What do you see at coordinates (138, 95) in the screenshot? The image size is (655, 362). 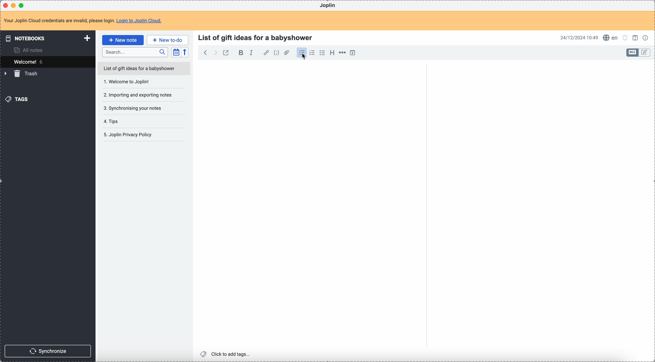 I see `importing and exporting notes` at bounding box center [138, 95].